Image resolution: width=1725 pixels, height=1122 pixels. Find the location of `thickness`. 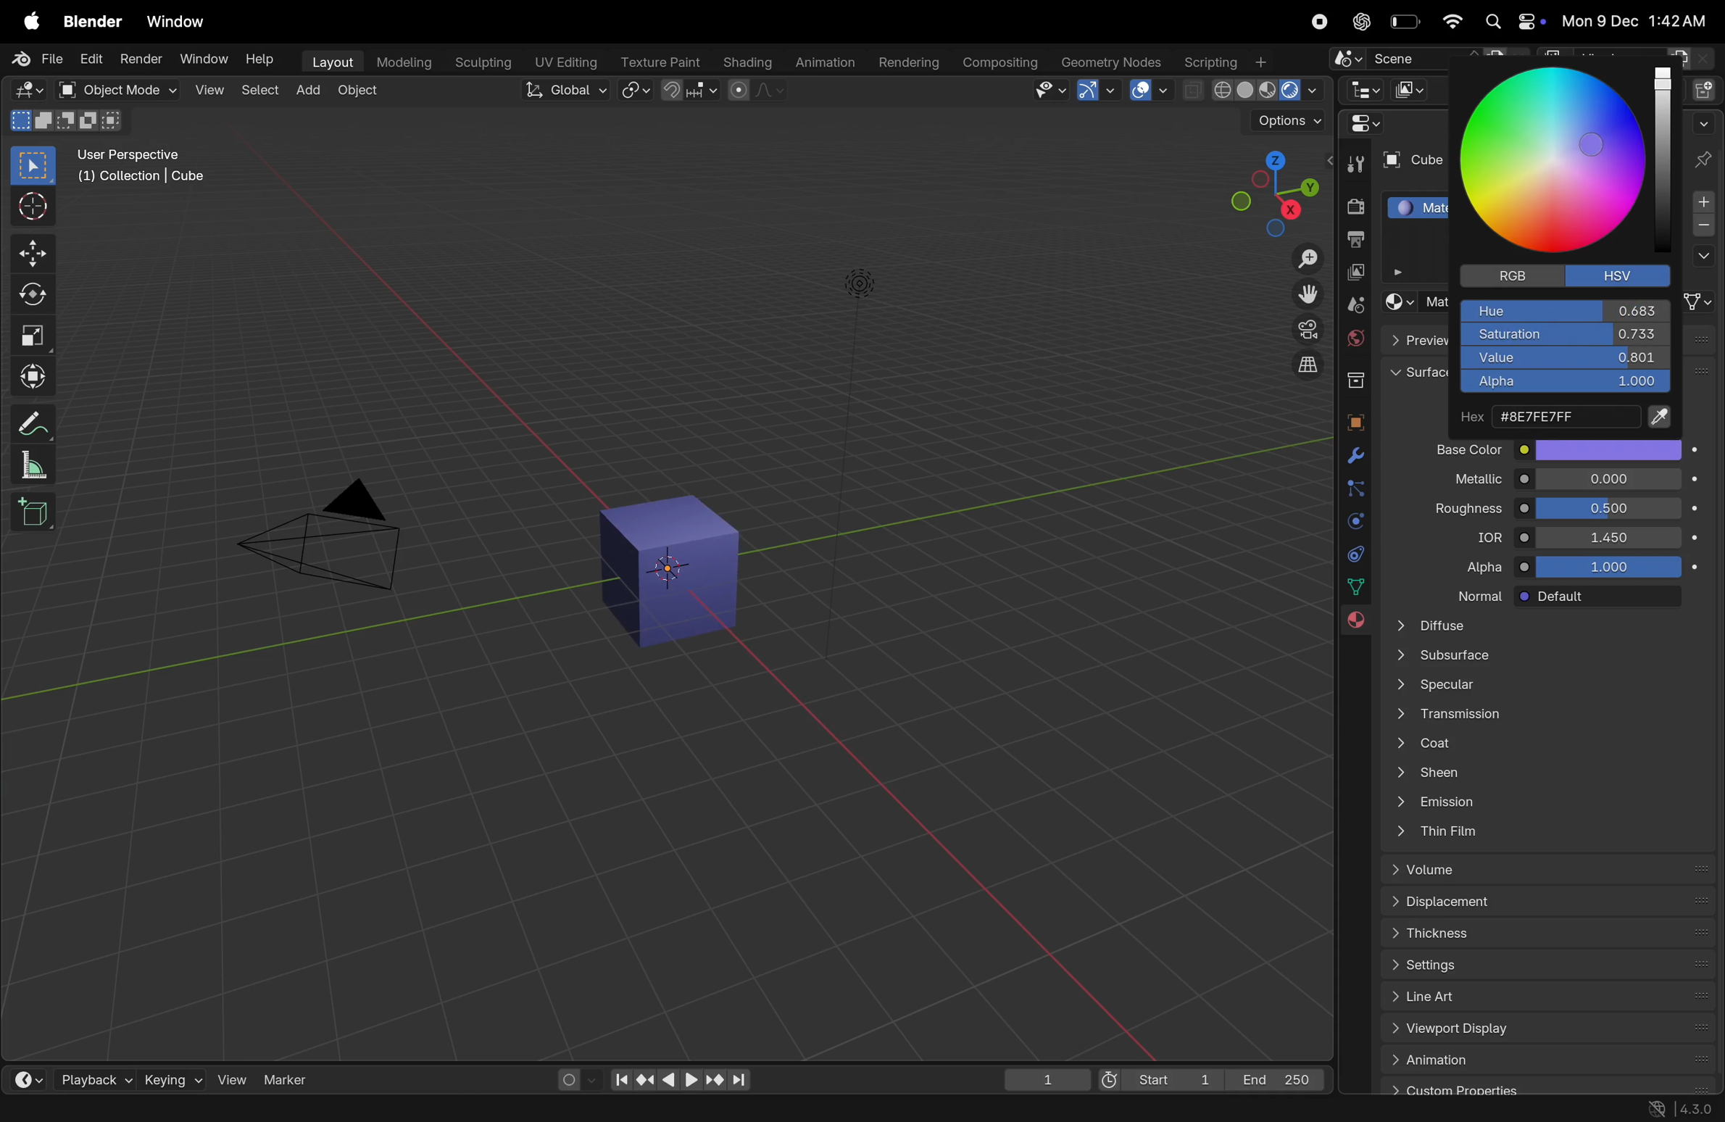

thickness is located at coordinates (1542, 931).